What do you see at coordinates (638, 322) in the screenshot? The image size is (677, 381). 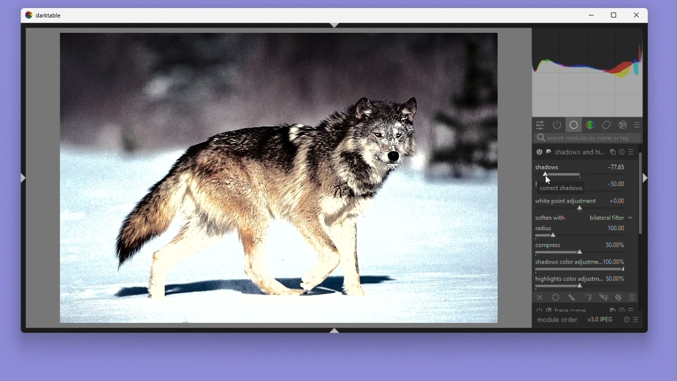 I see `presets and preferences` at bounding box center [638, 322].